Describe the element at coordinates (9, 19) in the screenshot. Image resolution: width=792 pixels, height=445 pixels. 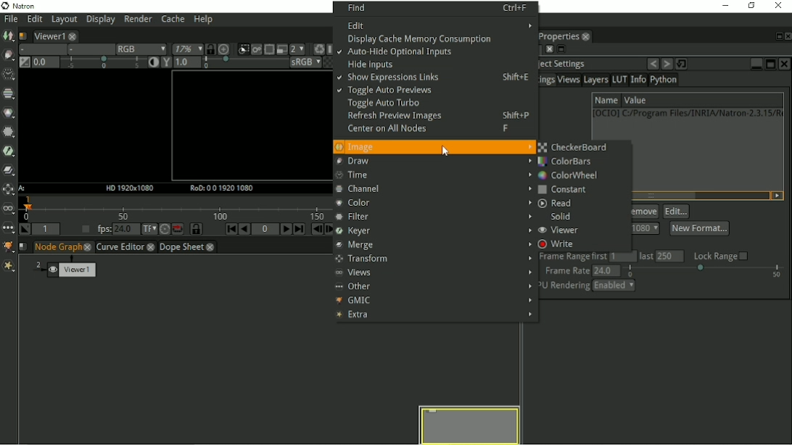
I see `File` at that location.